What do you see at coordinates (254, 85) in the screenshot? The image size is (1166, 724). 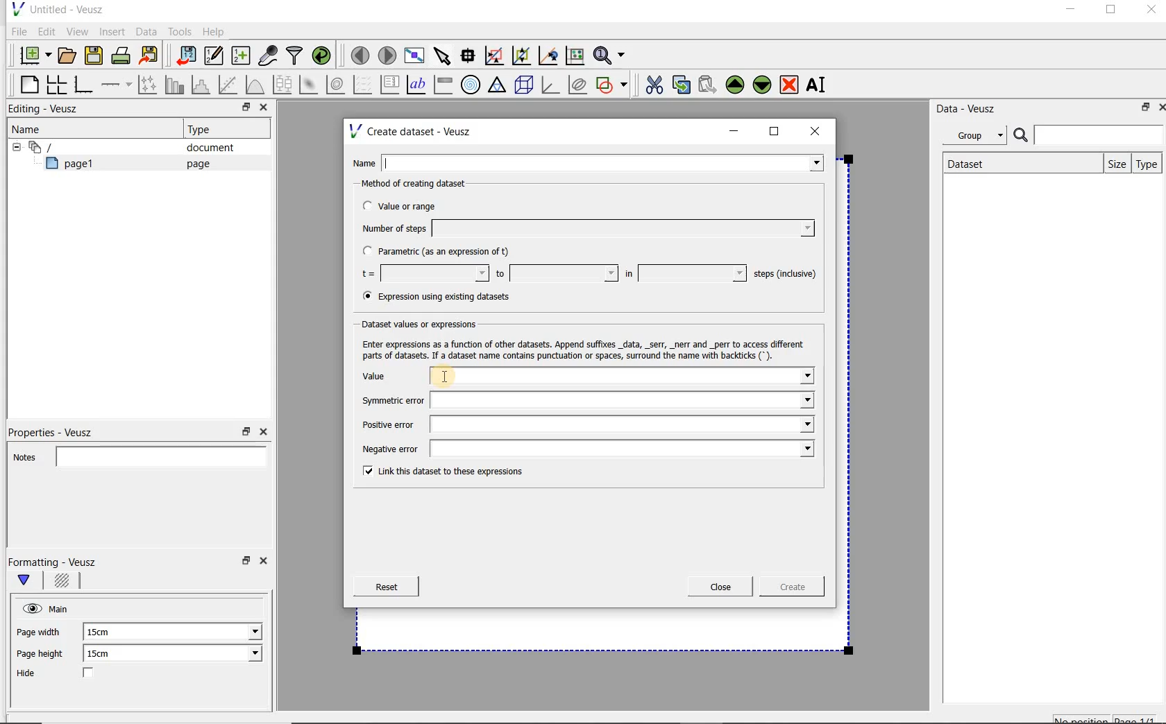 I see `plot a function` at bounding box center [254, 85].